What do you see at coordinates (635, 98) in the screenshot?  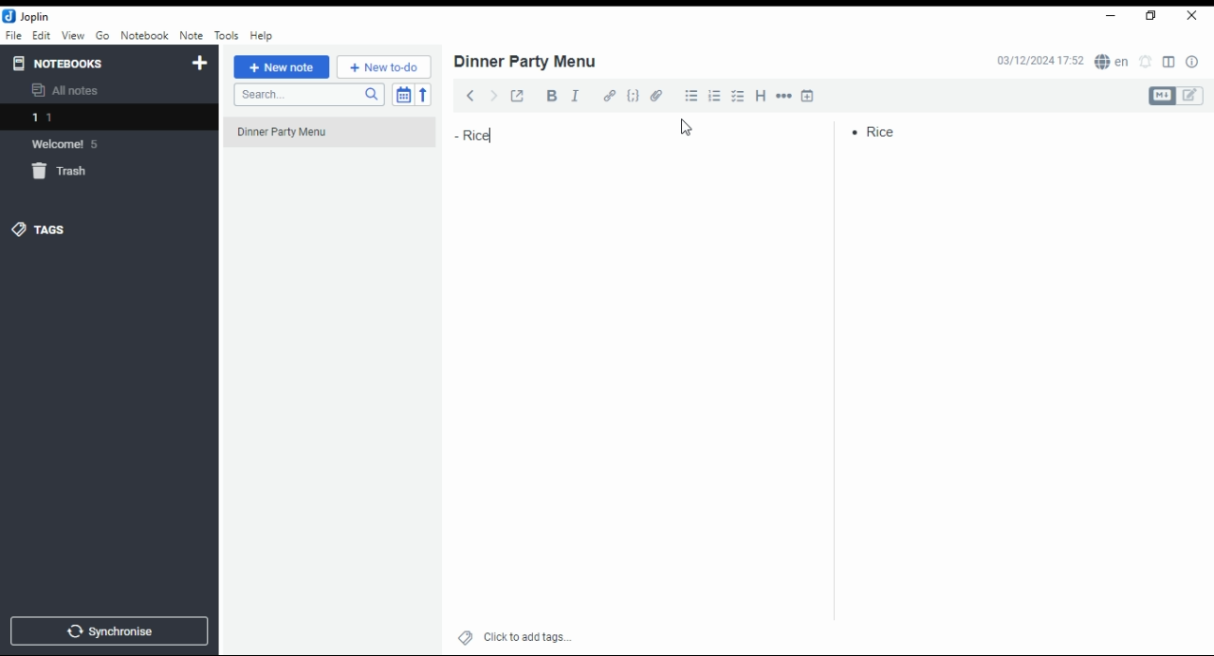 I see `code` at bounding box center [635, 98].